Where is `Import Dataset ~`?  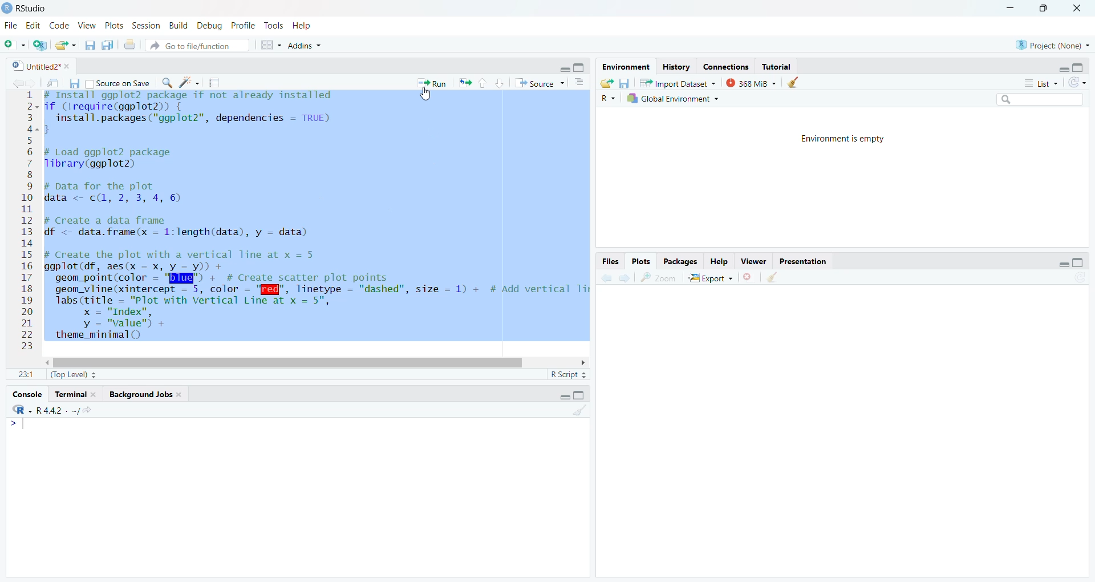
Import Dataset ~ is located at coordinates (679, 82).